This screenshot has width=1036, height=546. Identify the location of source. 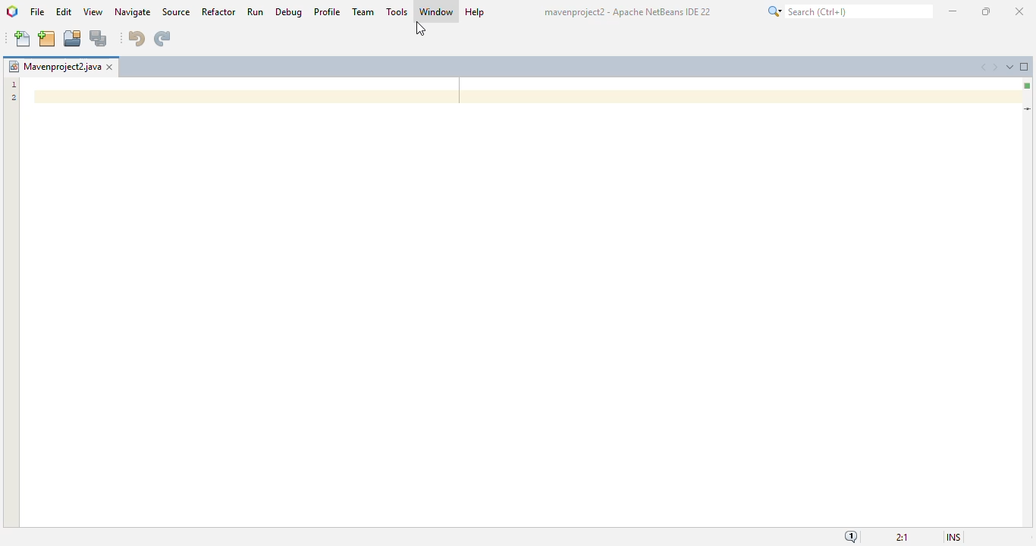
(176, 12).